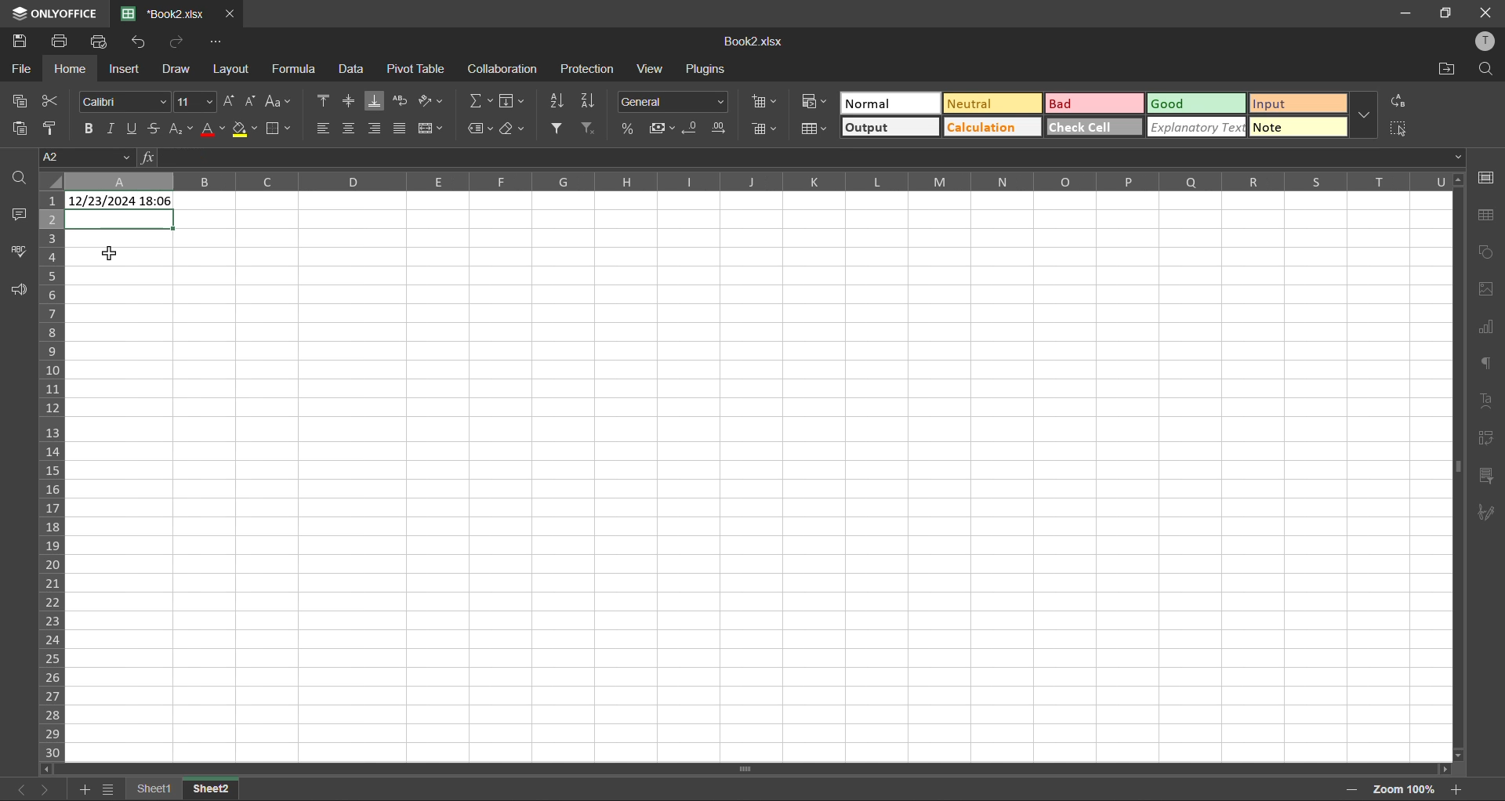 This screenshot has height=801, width=1505. I want to click on profile, so click(1488, 43).